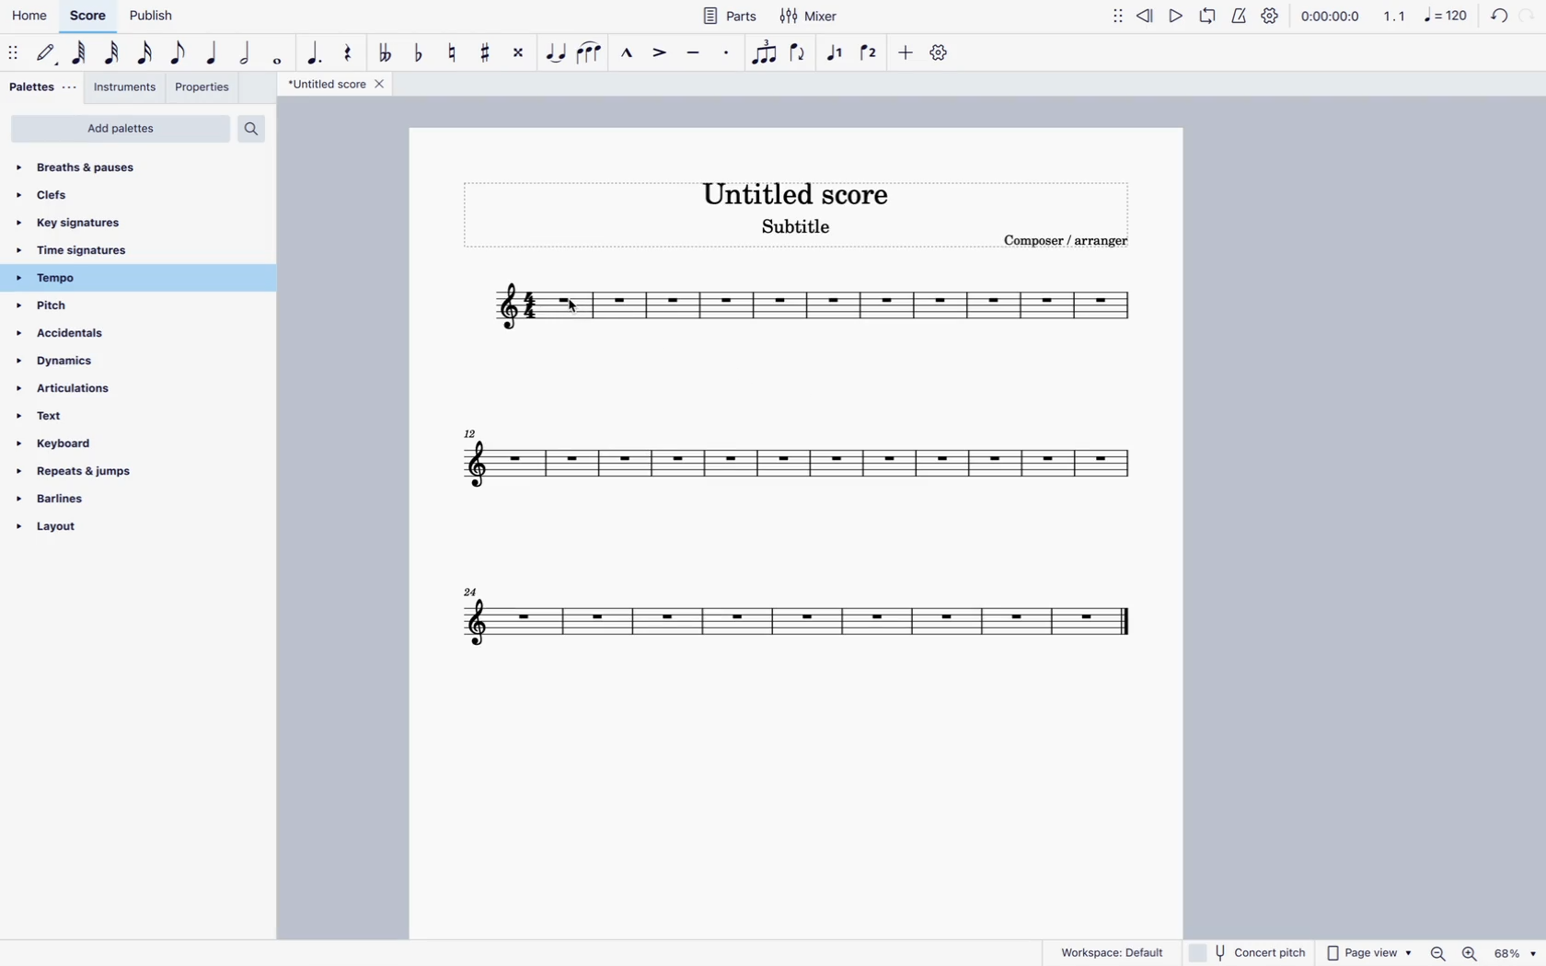 The height and width of the screenshot is (966, 1546). Describe the element at coordinates (110, 278) in the screenshot. I see `tempo` at that location.